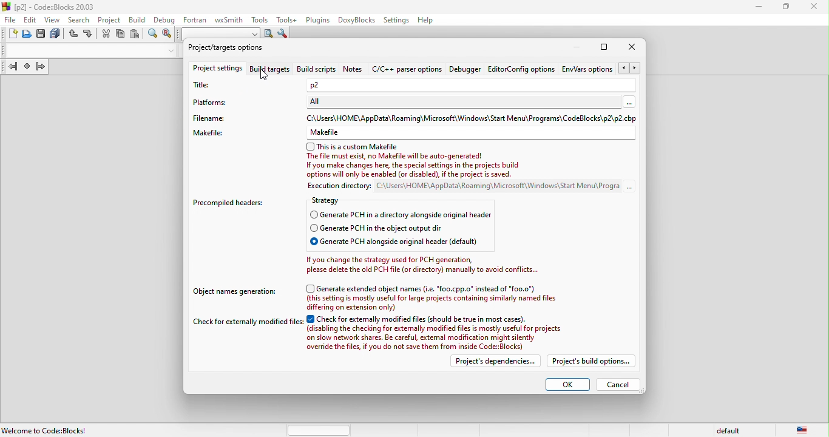 The height and width of the screenshot is (437, 829). Describe the element at coordinates (153, 35) in the screenshot. I see `find` at that location.